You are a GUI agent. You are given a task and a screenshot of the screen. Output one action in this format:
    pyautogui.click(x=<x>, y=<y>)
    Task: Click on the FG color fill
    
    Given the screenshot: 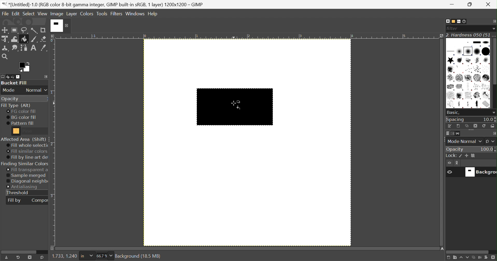 What is the action you would take?
    pyautogui.click(x=21, y=111)
    